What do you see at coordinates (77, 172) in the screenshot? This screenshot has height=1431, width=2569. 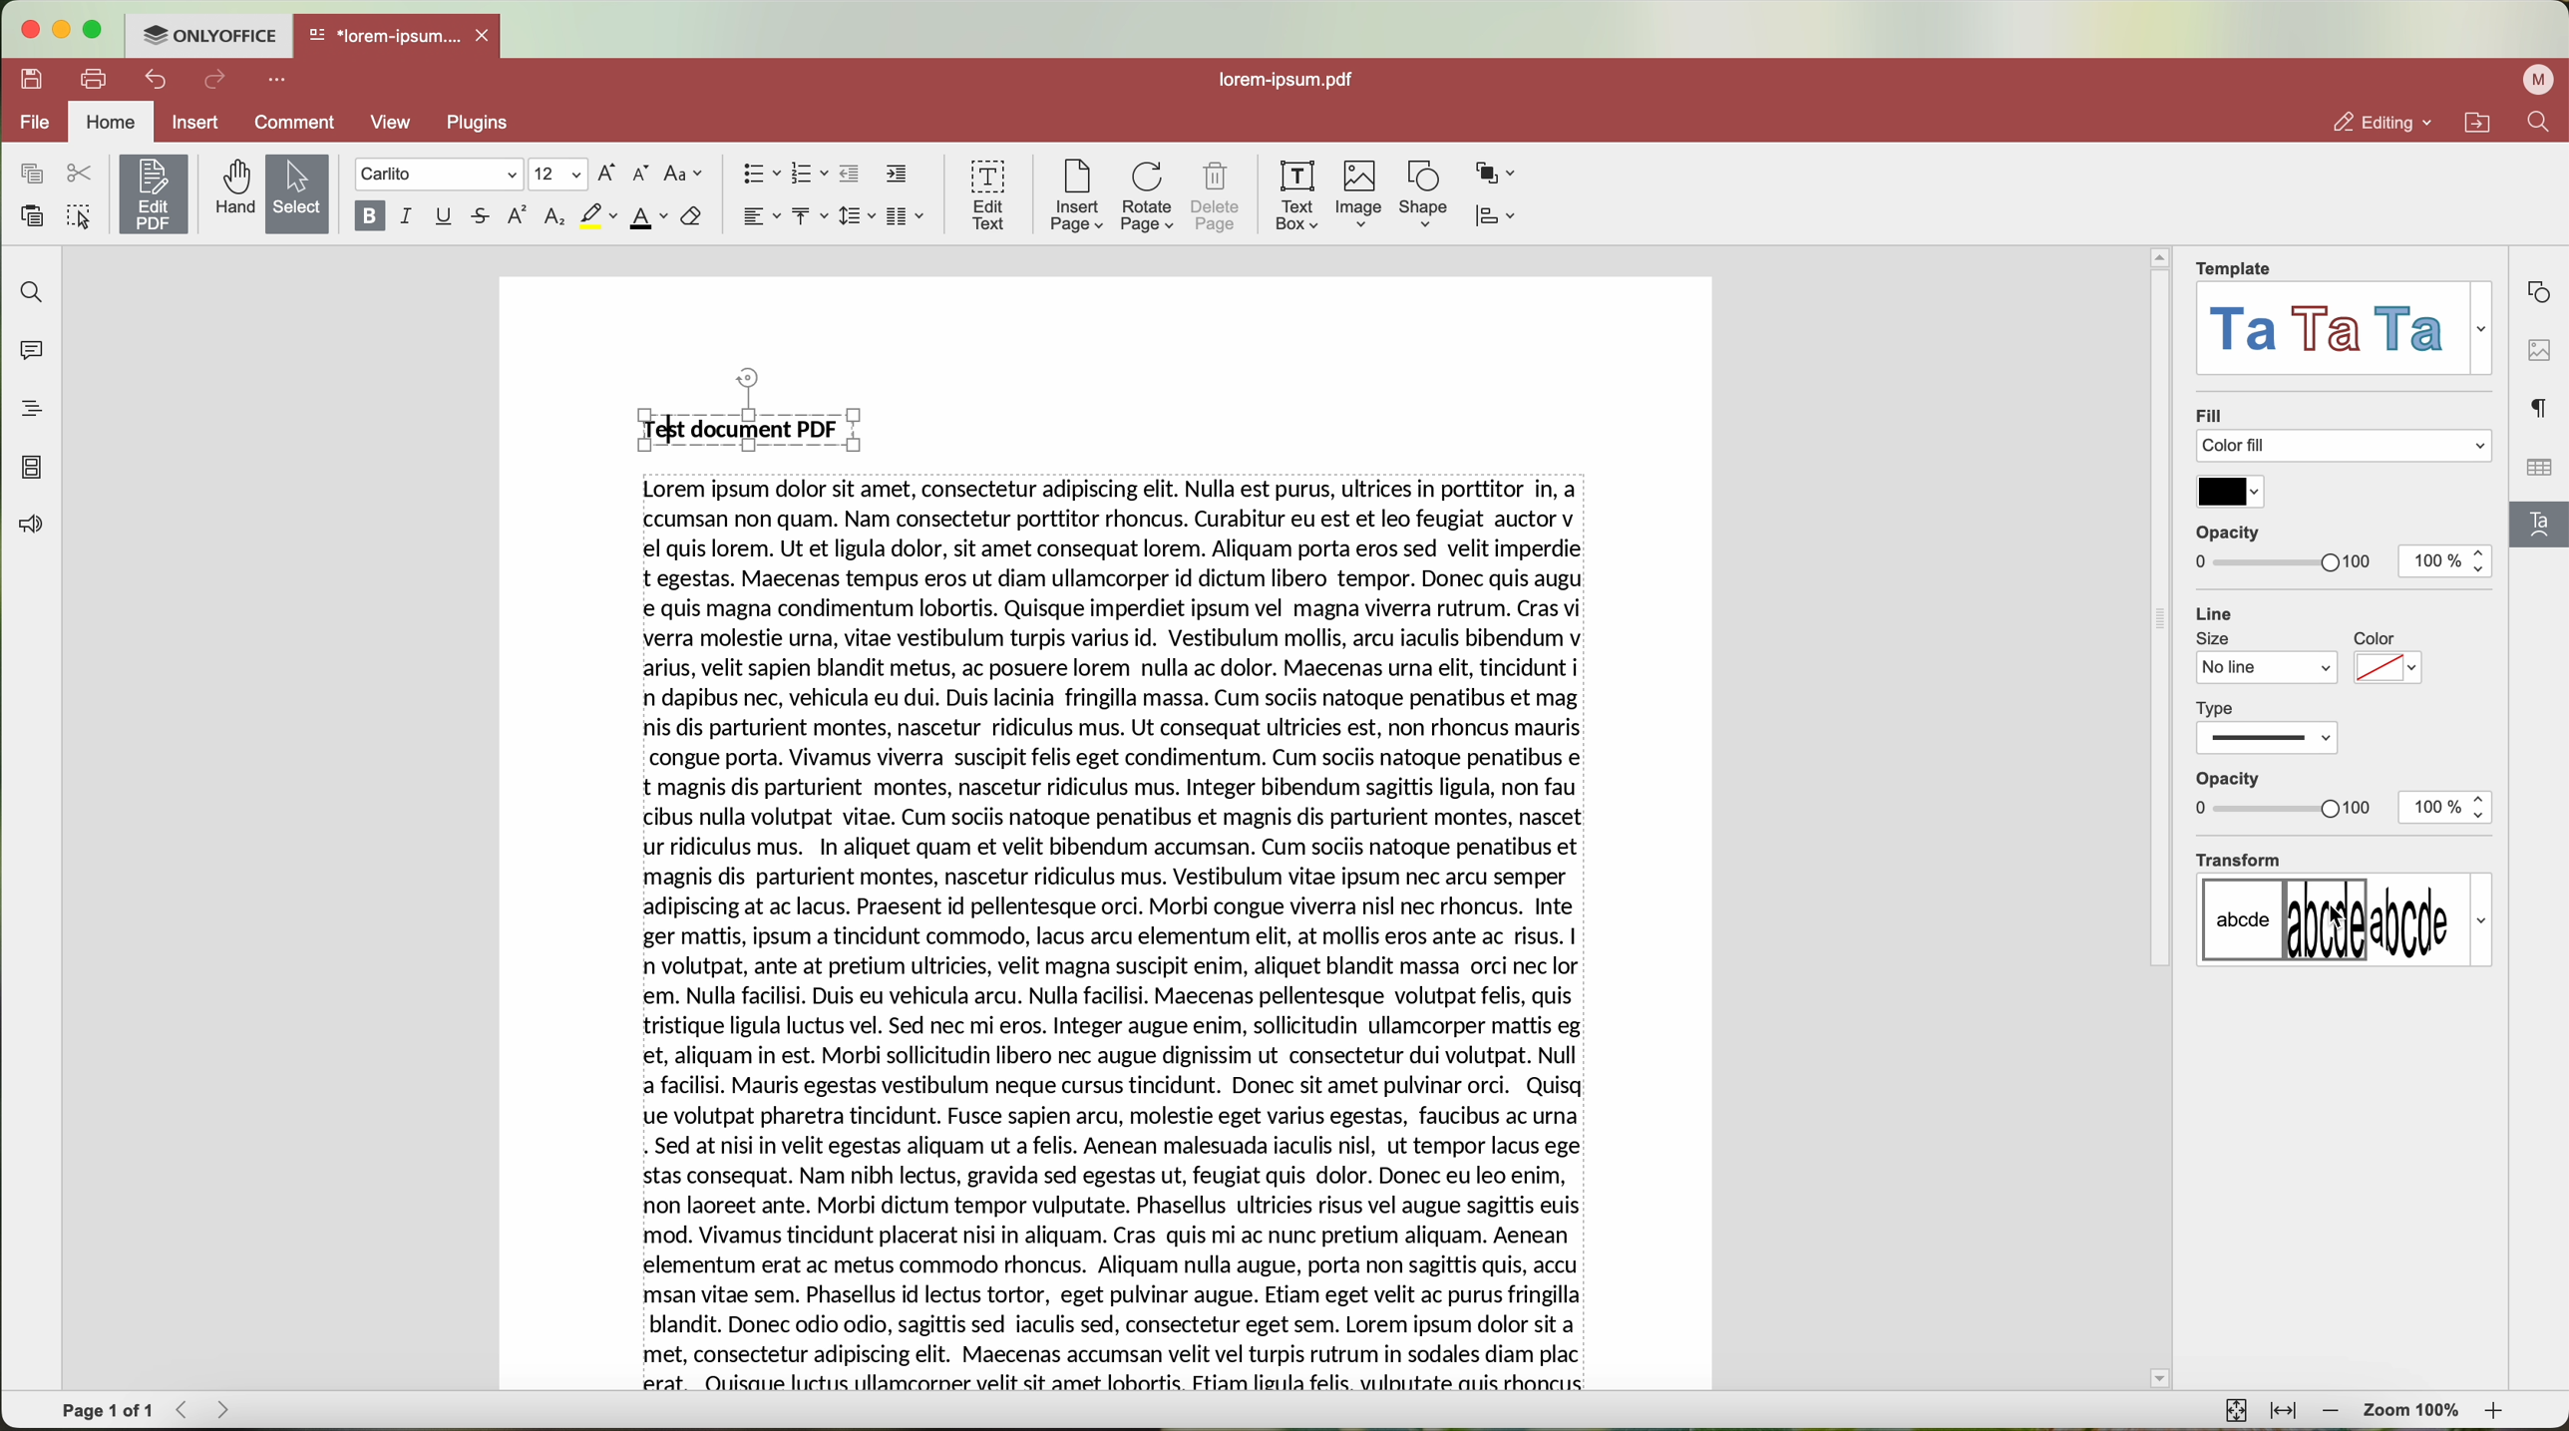 I see `cut` at bounding box center [77, 172].